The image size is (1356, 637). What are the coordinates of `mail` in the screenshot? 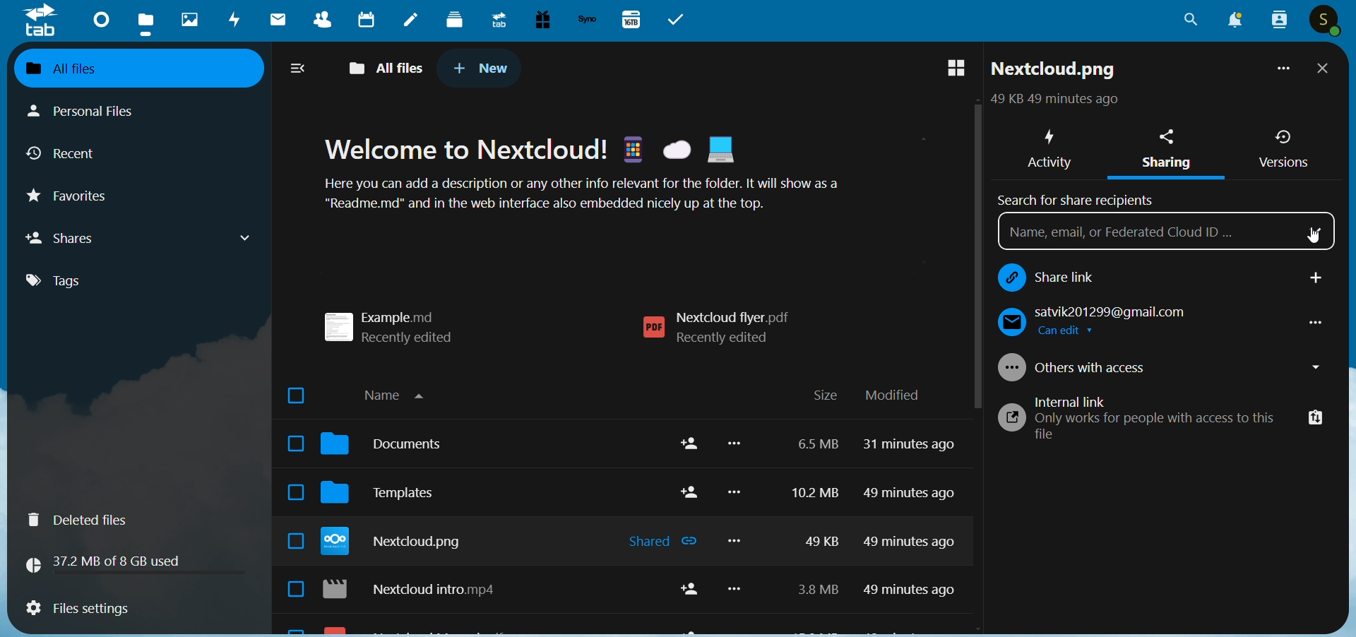 It's located at (275, 21).